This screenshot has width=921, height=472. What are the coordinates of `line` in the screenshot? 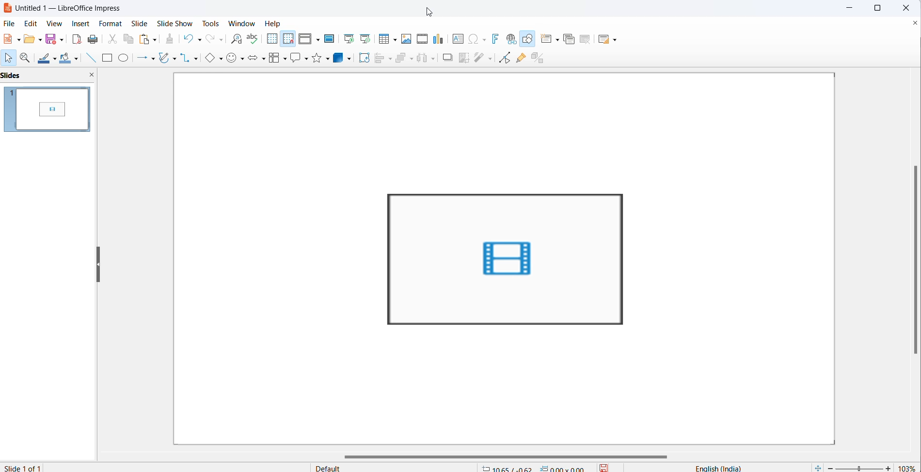 It's located at (90, 59).